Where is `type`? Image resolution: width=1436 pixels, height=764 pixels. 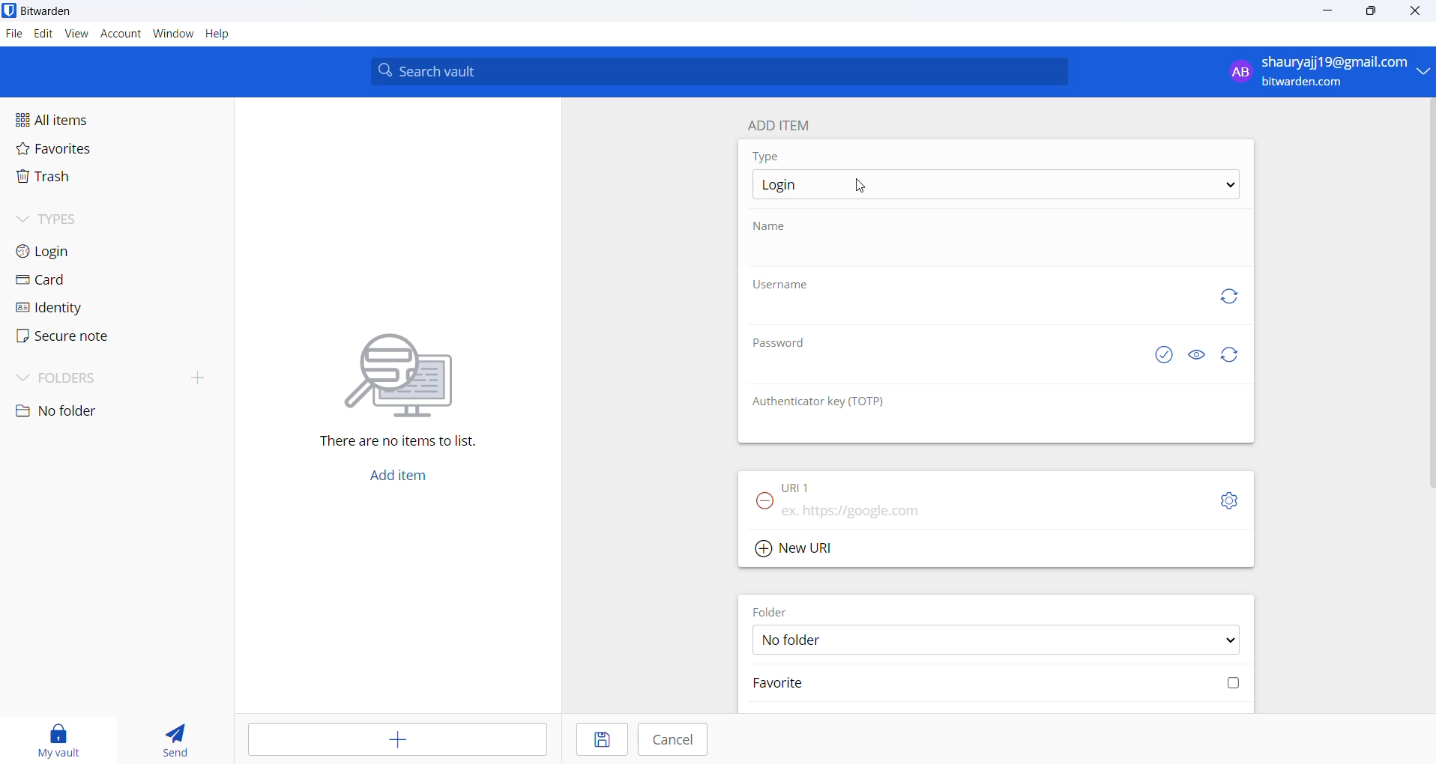 type is located at coordinates (781, 157).